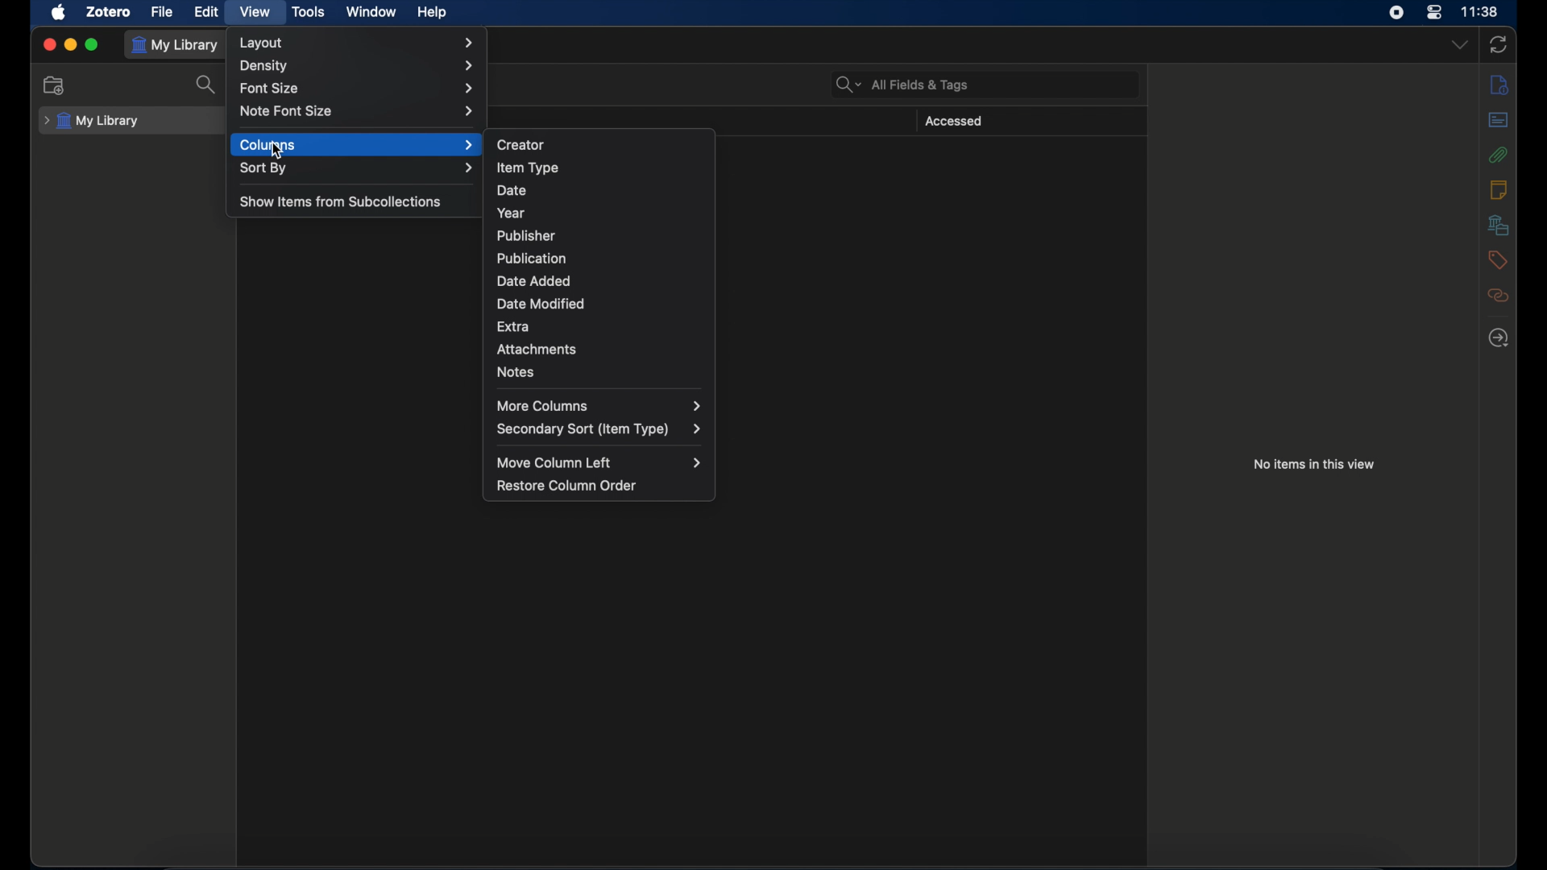  I want to click on locate, so click(1499, 338).